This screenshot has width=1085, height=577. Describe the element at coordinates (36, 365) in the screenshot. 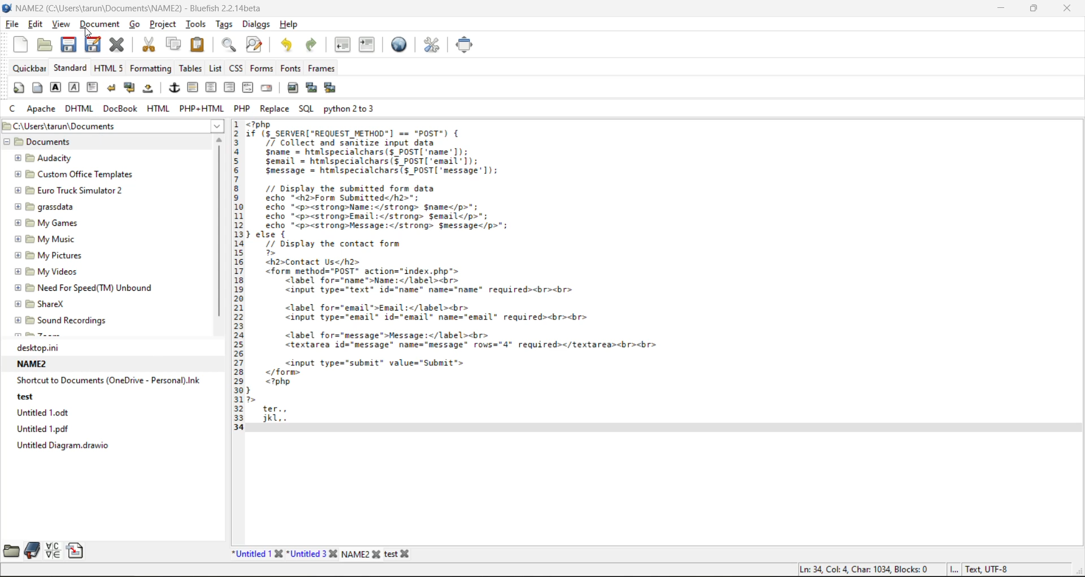

I see `name2` at that location.